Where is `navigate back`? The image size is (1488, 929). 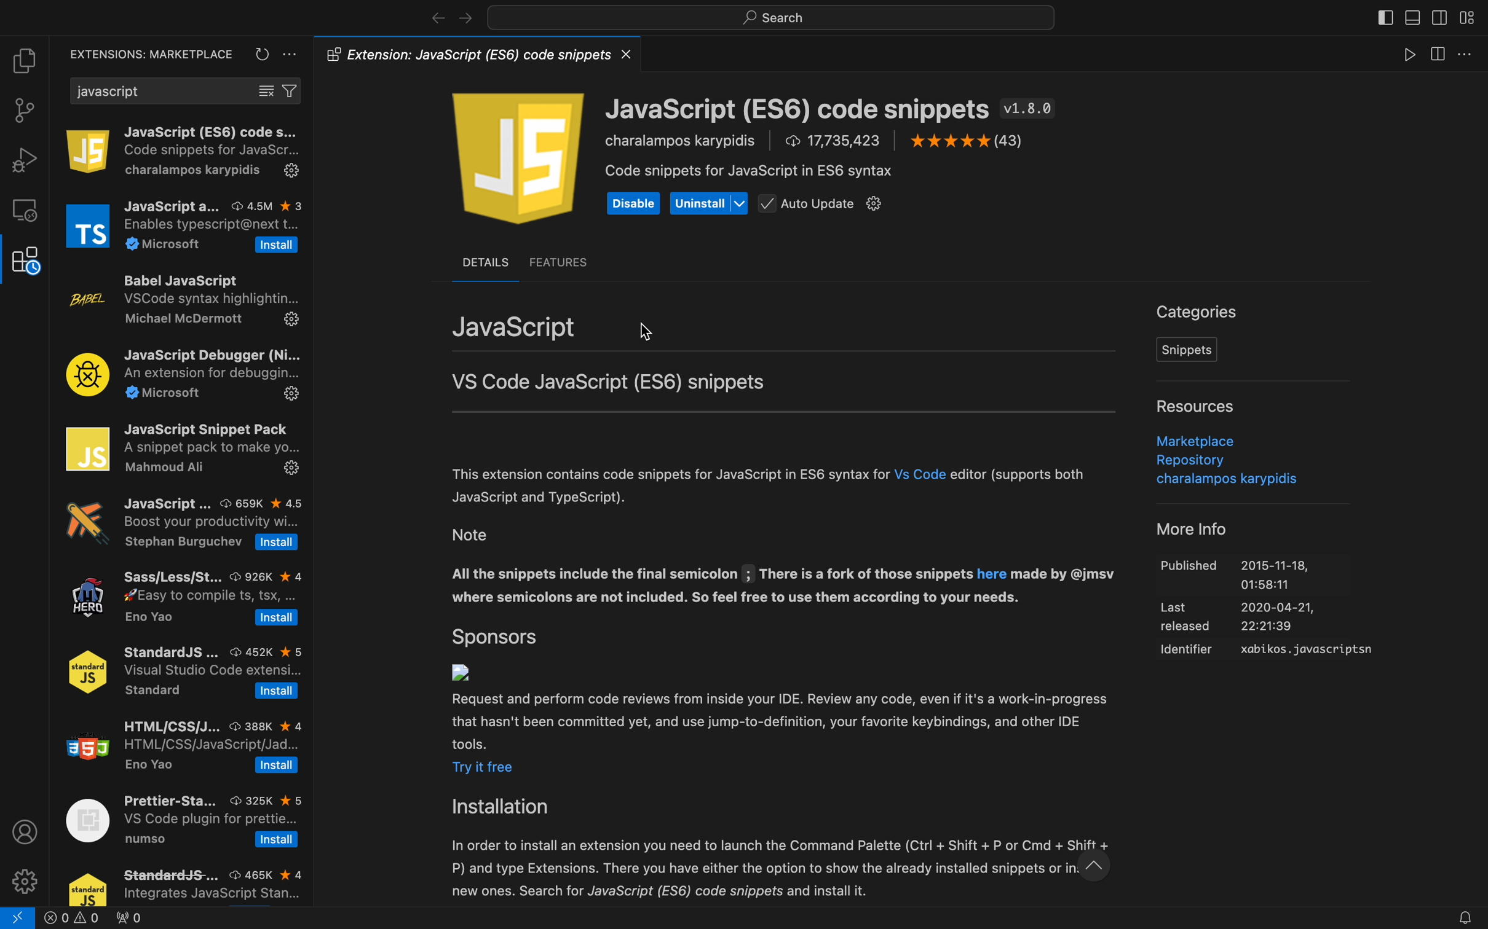 navigate back is located at coordinates (435, 18).